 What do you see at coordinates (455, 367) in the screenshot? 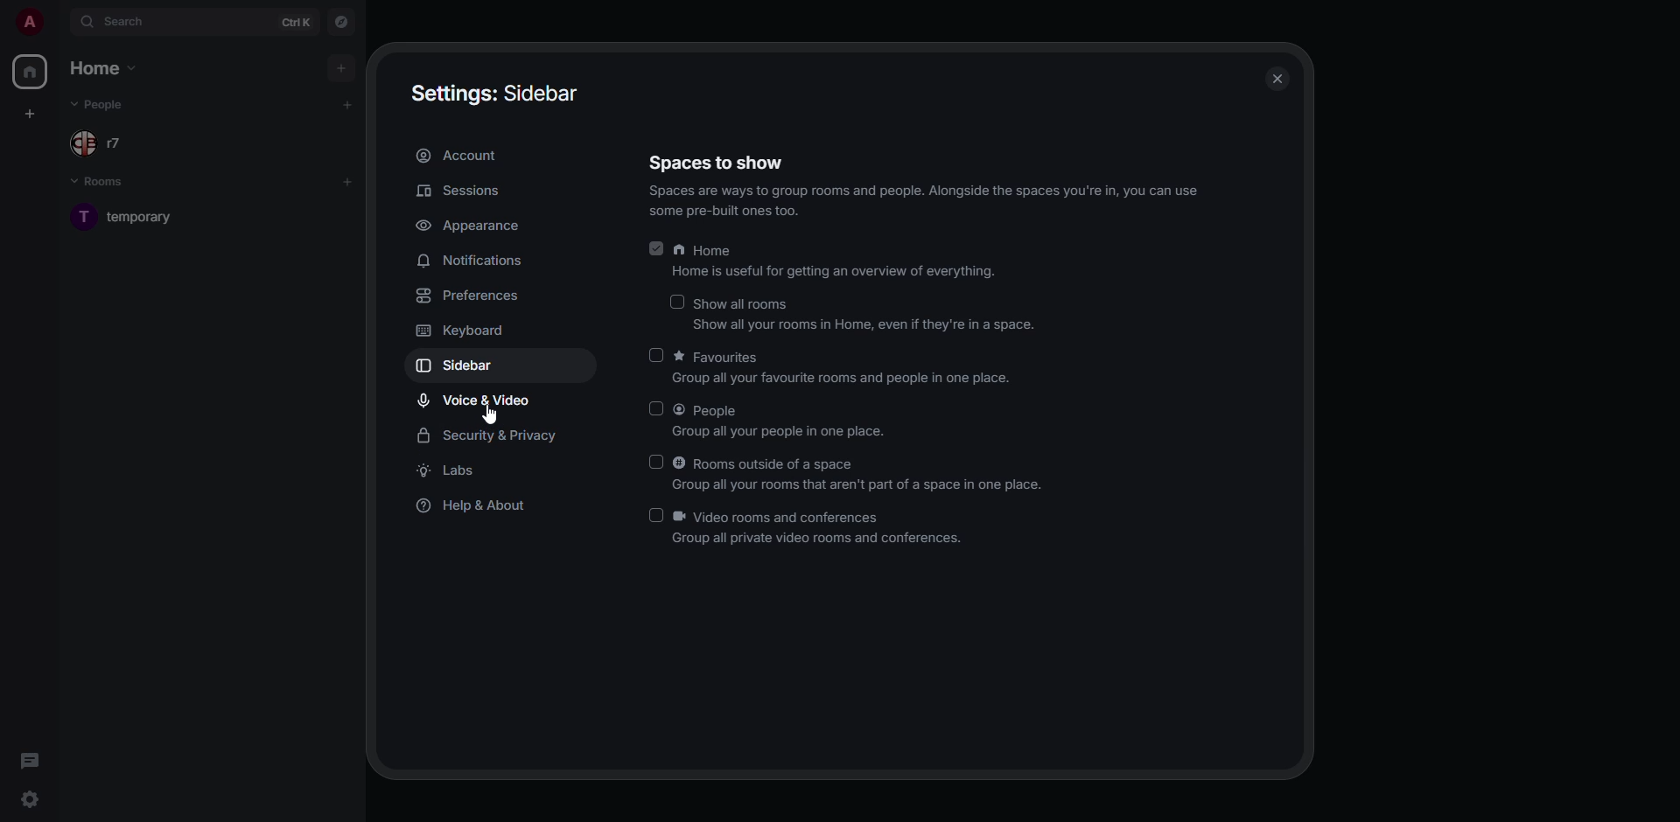
I see `sidebar` at bounding box center [455, 367].